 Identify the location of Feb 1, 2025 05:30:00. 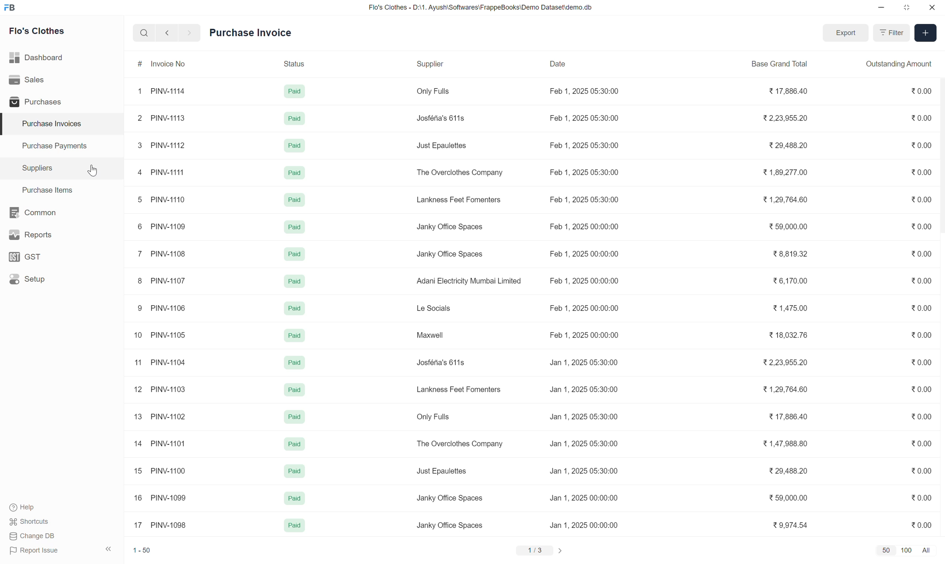
(588, 173).